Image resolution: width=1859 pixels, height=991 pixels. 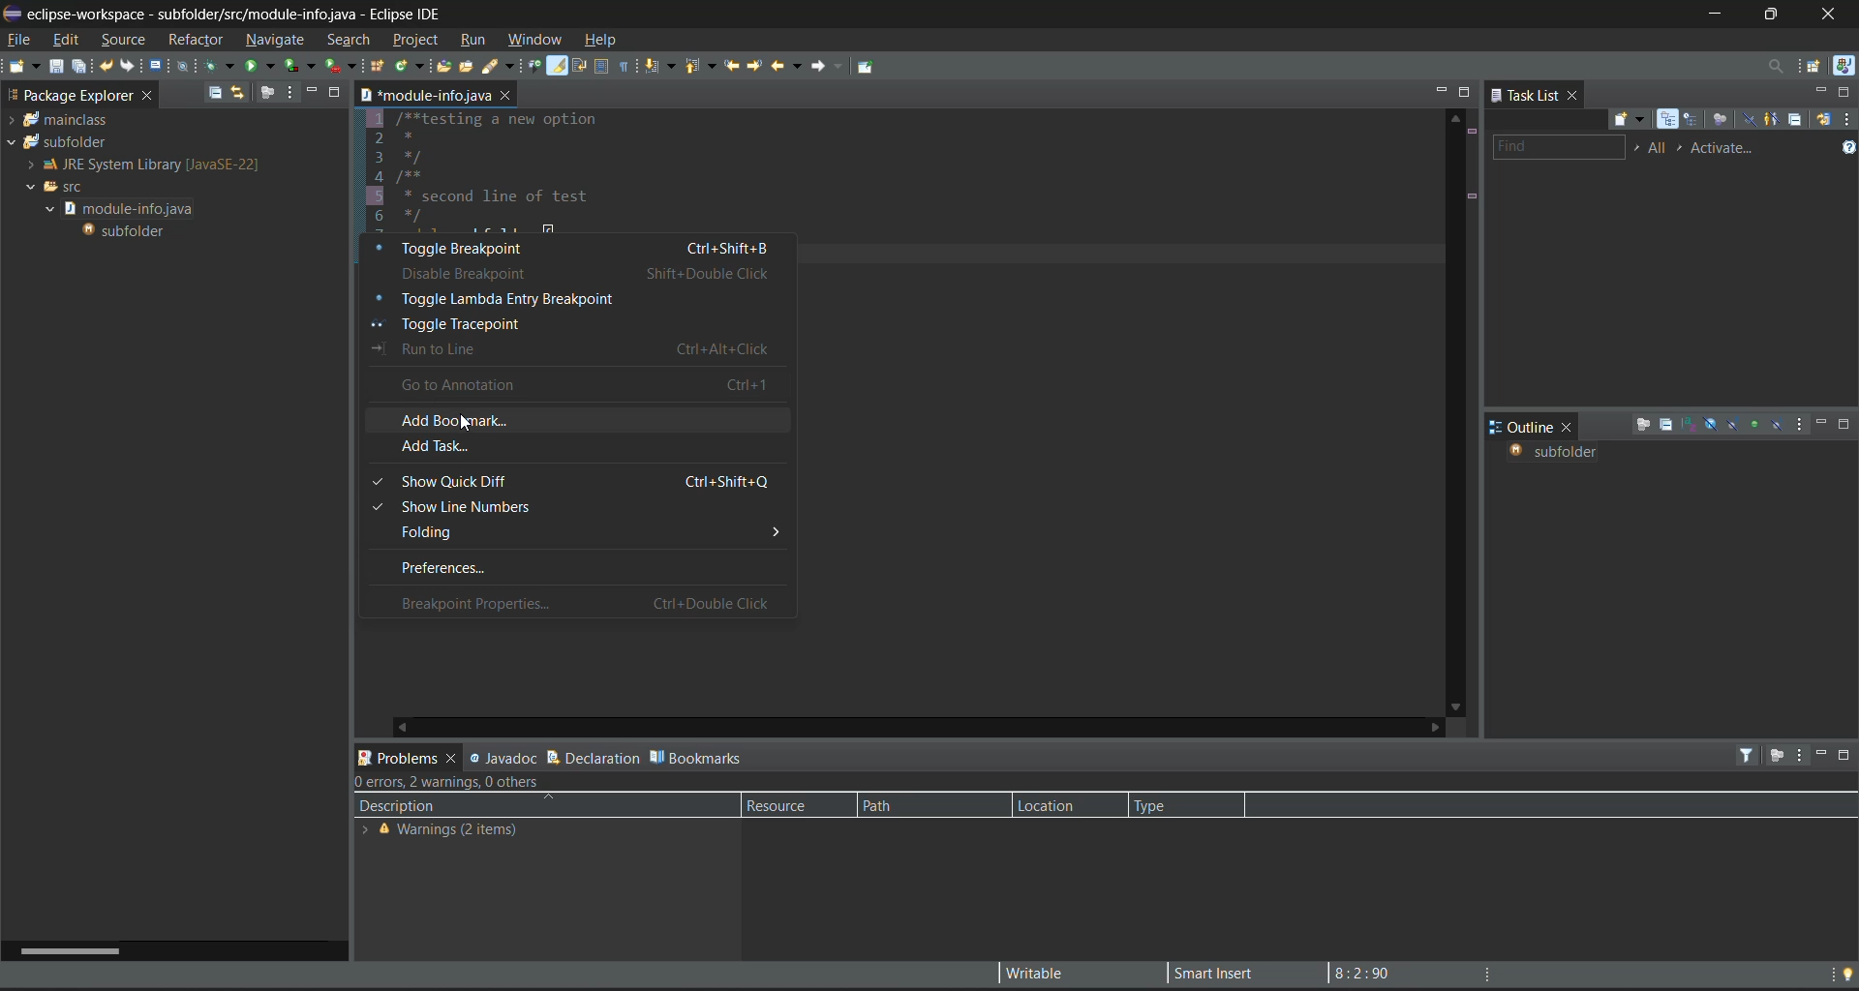 I want to click on outline, so click(x=1522, y=427).